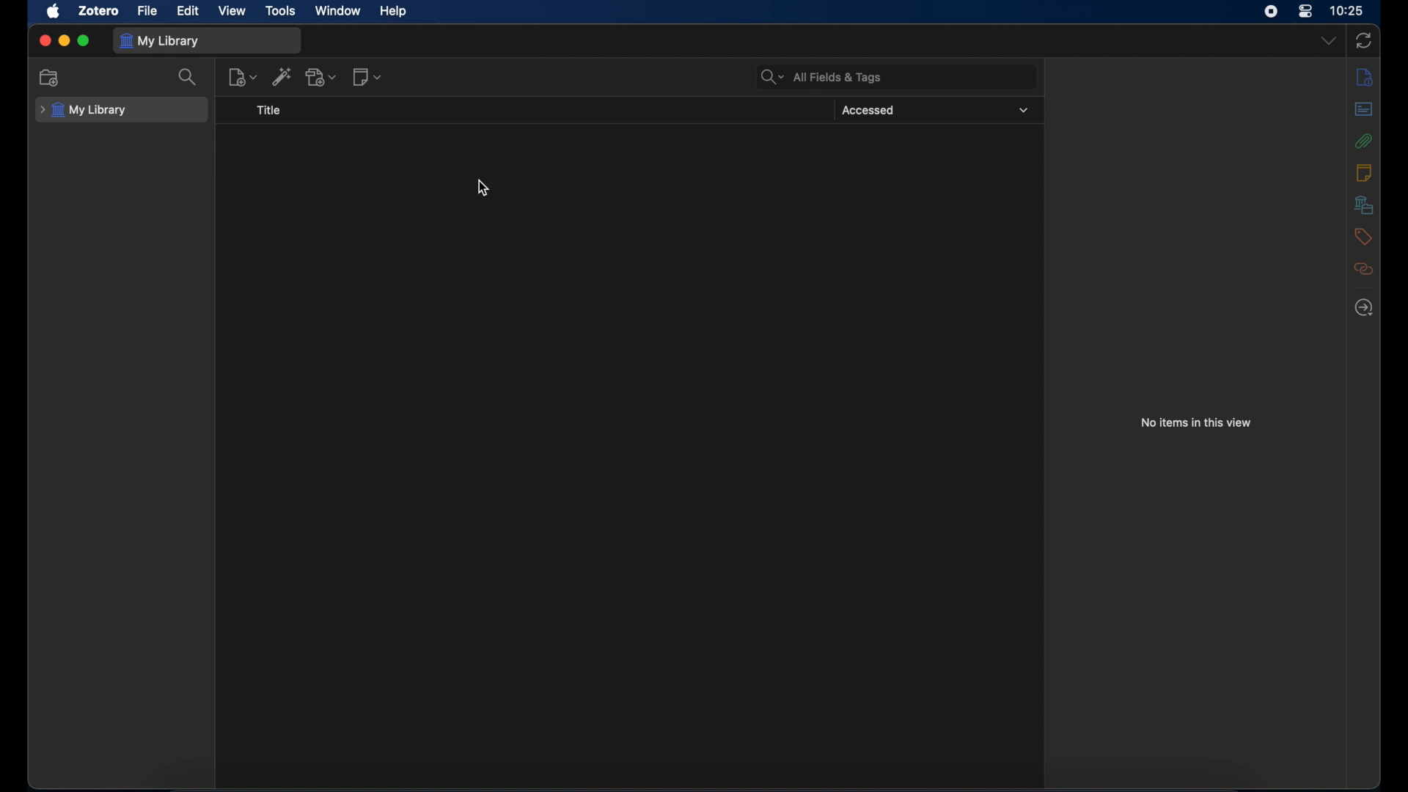  I want to click on tools, so click(281, 11).